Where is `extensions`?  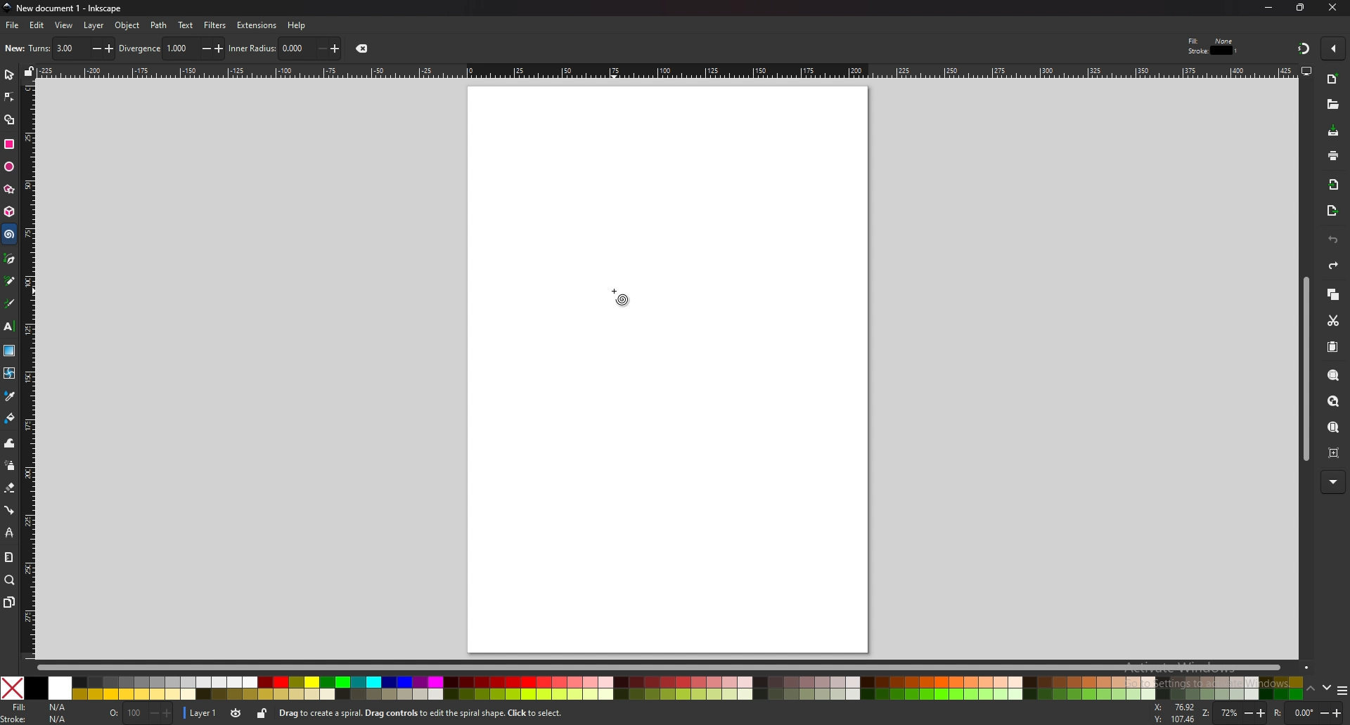 extensions is located at coordinates (258, 25).